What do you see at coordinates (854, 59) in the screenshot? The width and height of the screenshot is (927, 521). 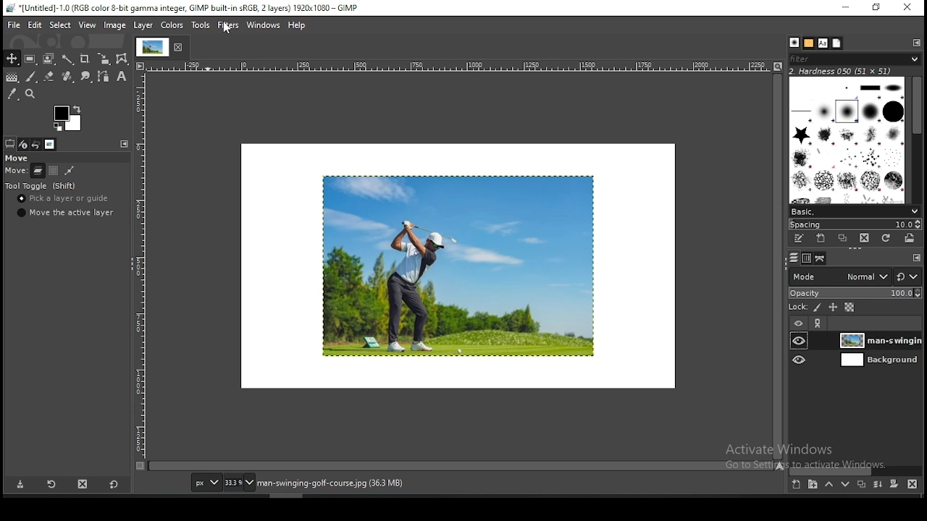 I see `filter brushes` at bounding box center [854, 59].